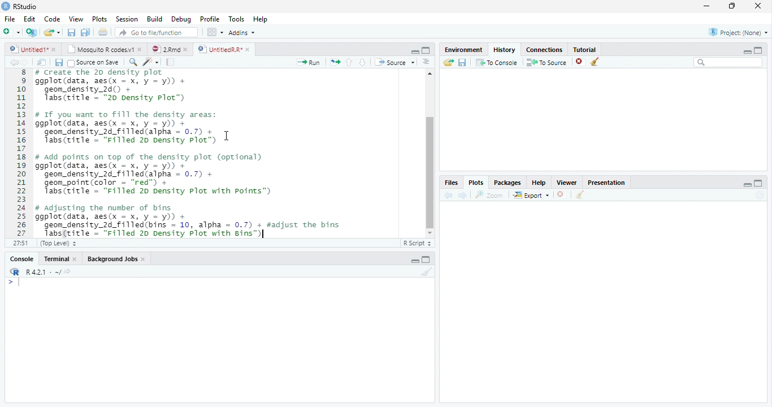  Describe the element at coordinates (214, 32) in the screenshot. I see `wrokspace pan` at that location.